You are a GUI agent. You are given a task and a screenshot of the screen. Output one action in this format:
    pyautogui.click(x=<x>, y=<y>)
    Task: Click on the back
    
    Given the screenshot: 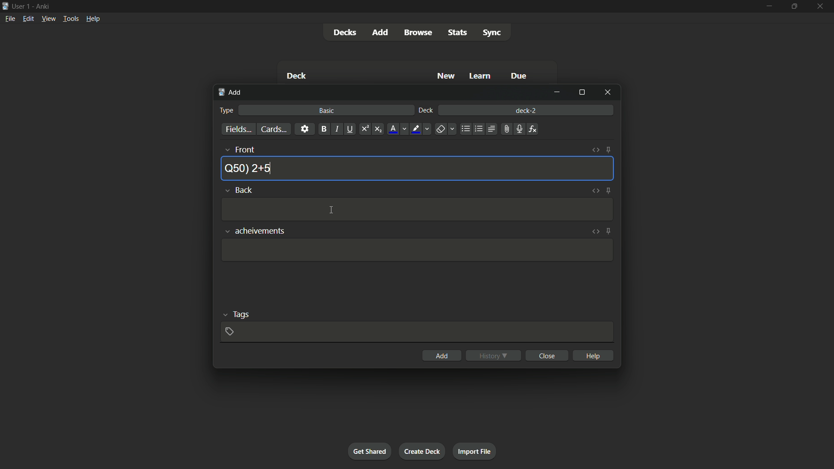 What is the action you would take?
    pyautogui.click(x=239, y=190)
    